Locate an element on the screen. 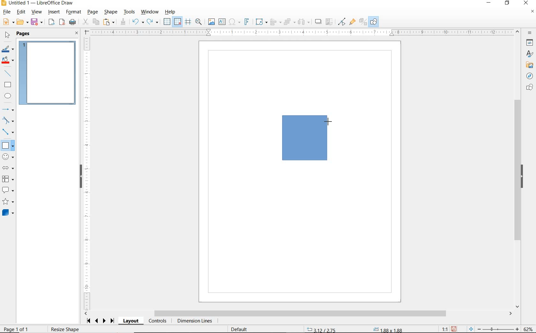 The image size is (536, 333). ZOOM OUT OR ZOOM IN is located at coordinates (494, 328).